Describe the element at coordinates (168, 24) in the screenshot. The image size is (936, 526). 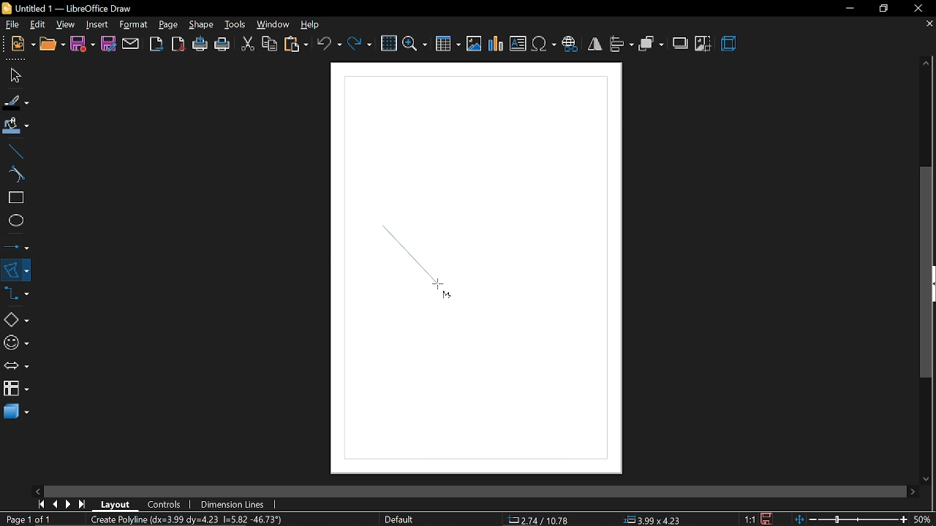
I see `page` at that location.